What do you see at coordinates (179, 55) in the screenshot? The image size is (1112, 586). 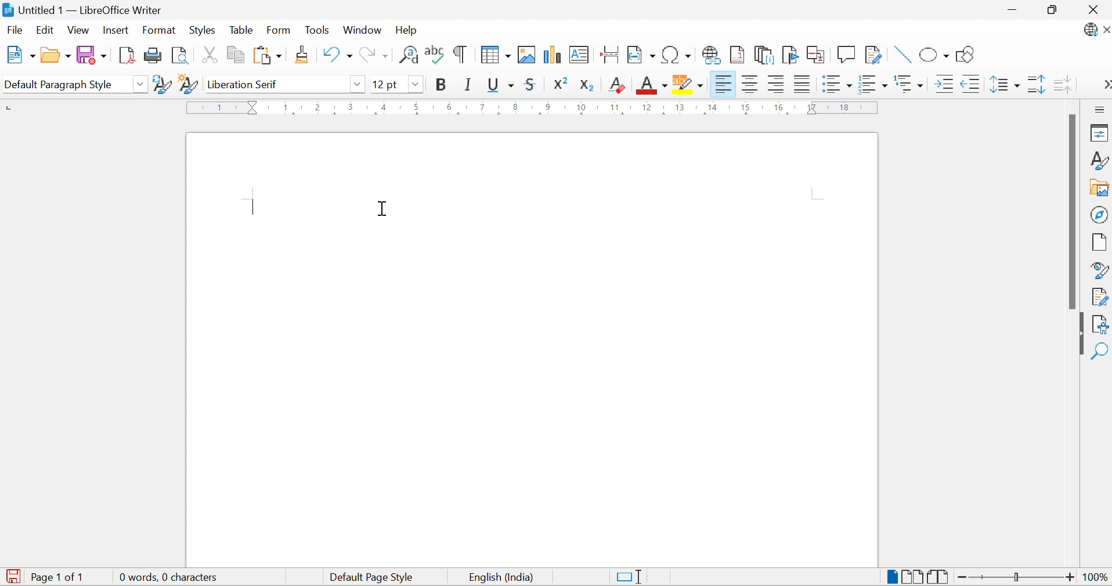 I see `Toggle Print Preview` at bounding box center [179, 55].